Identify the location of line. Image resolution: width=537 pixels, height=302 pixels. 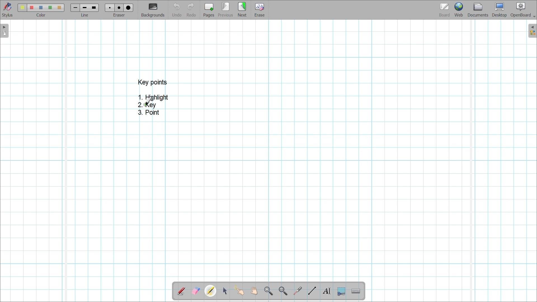
(86, 15).